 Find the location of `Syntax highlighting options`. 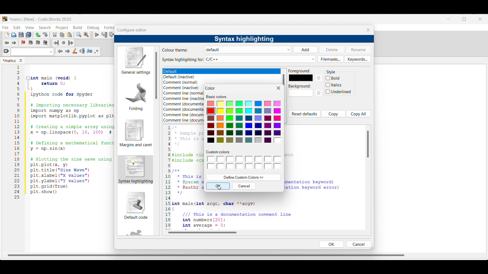

Syntax highlighting options is located at coordinates (261, 59).